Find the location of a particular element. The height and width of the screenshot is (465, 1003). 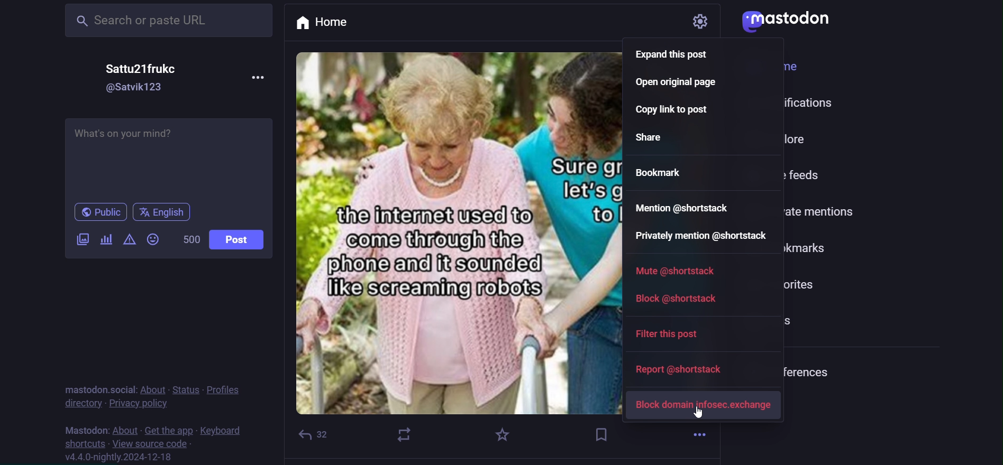

about is located at coordinates (153, 389).